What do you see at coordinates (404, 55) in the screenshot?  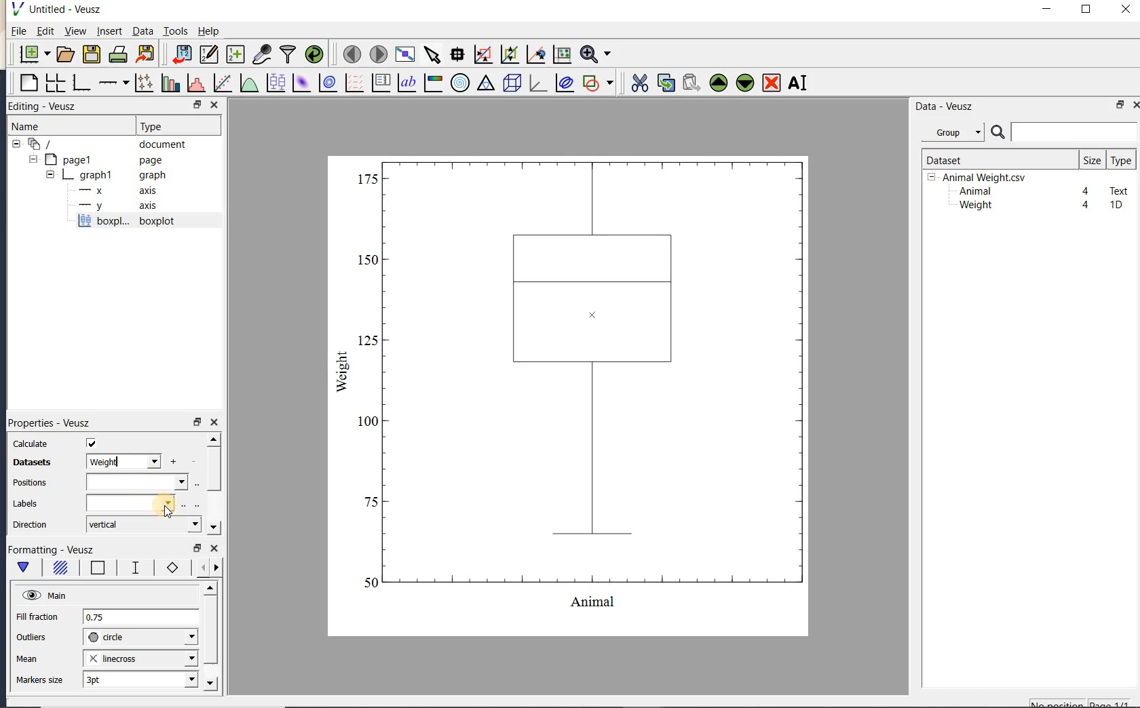 I see `view plot full screen` at bounding box center [404, 55].